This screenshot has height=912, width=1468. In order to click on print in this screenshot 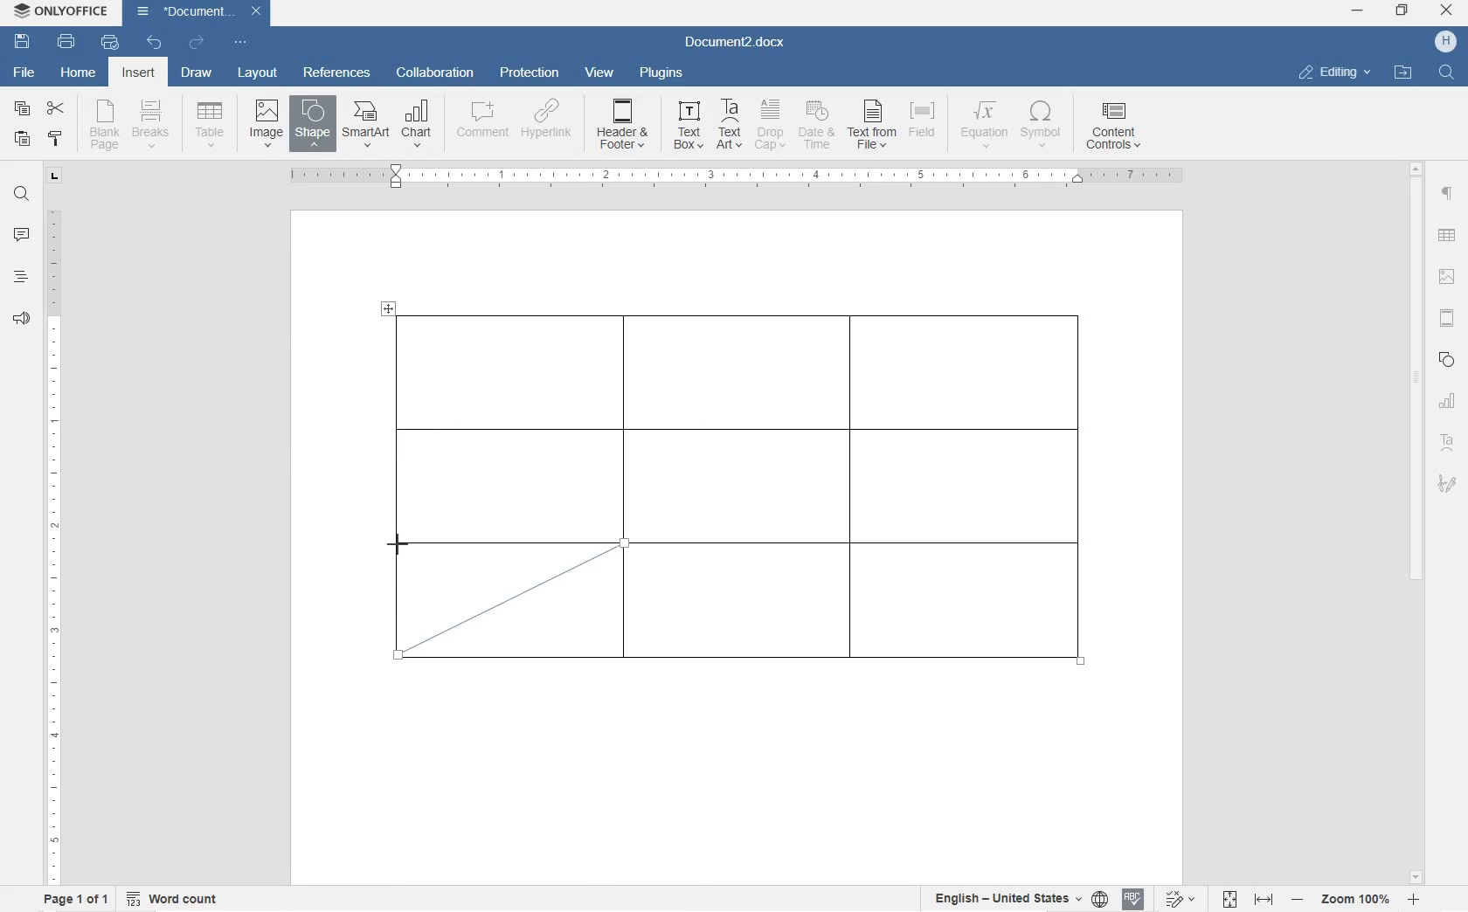, I will do `click(67, 41)`.